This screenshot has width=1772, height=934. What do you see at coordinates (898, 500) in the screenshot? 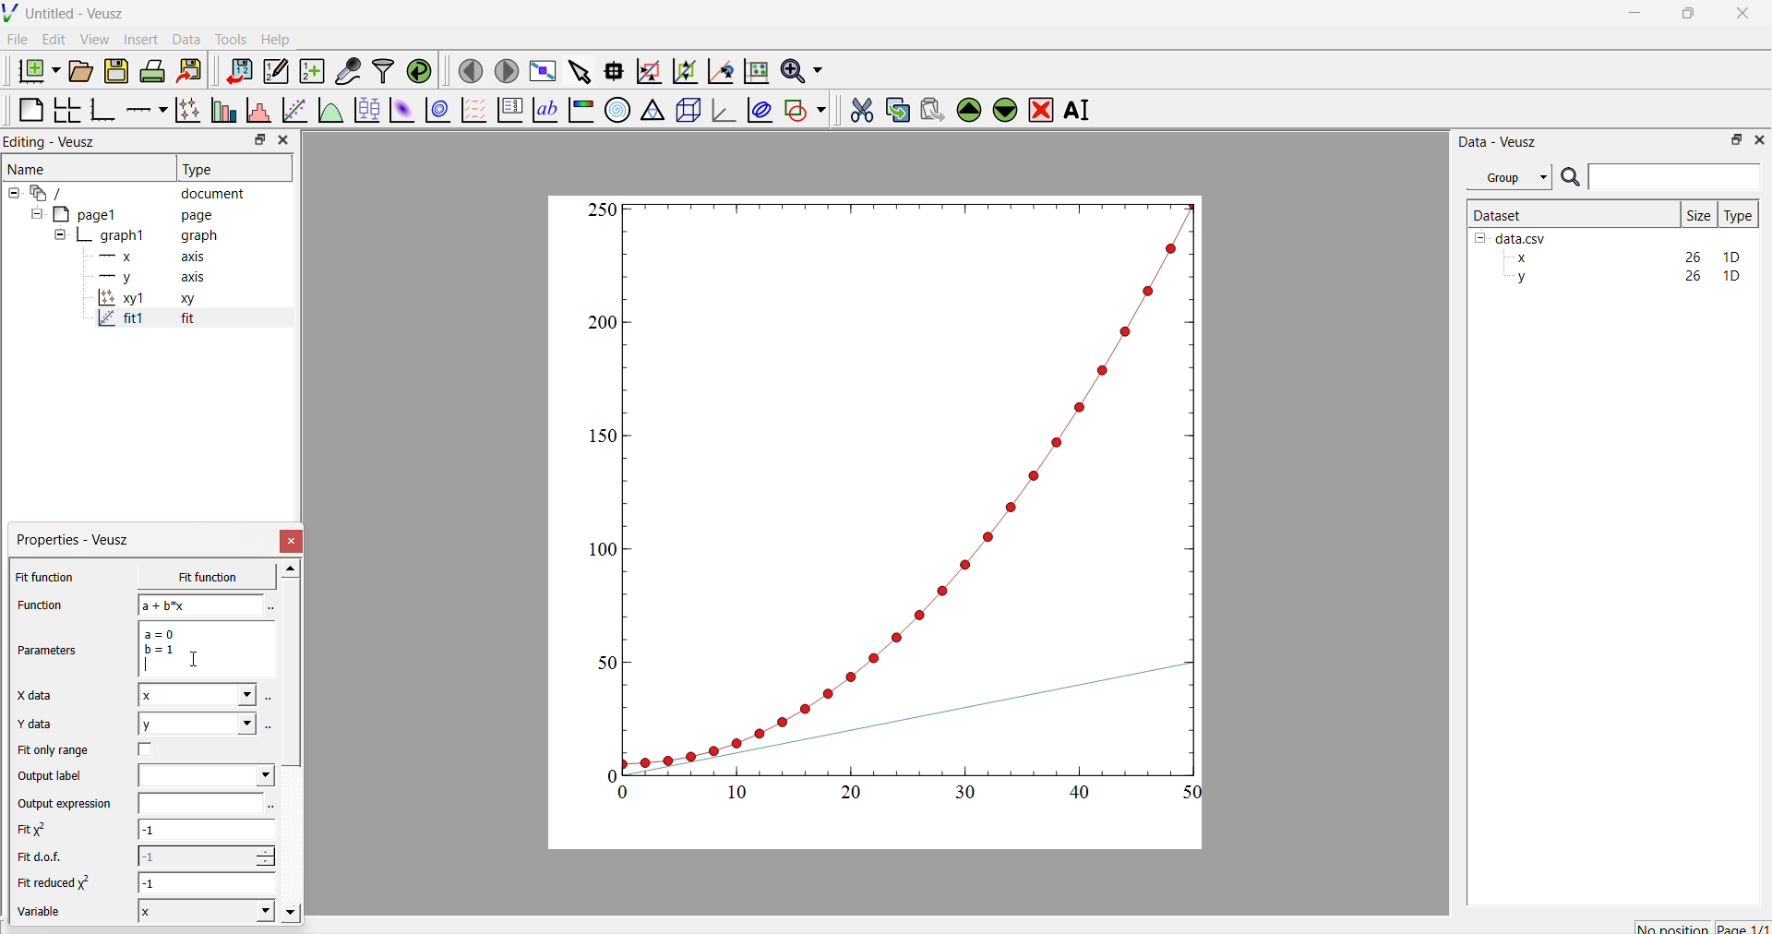
I see `Graph` at bounding box center [898, 500].